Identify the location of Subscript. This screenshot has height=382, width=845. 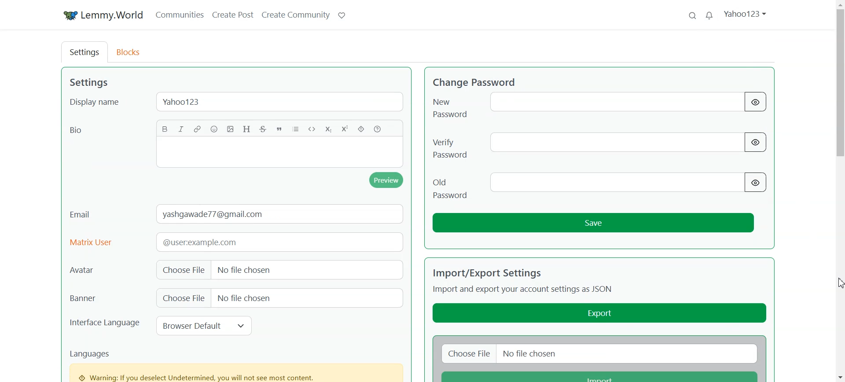
(327, 128).